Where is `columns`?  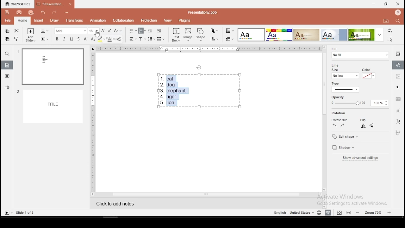 columns is located at coordinates (160, 39).